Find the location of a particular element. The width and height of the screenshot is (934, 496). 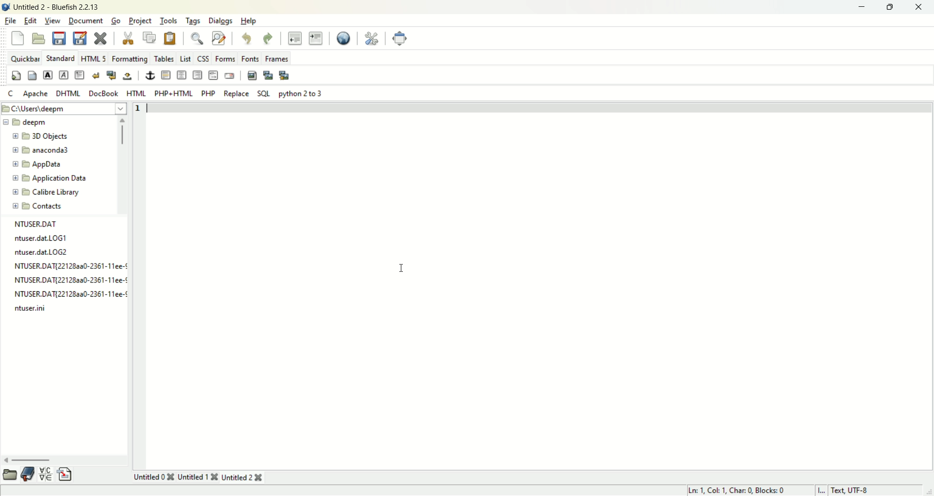

frames is located at coordinates (277, 58).